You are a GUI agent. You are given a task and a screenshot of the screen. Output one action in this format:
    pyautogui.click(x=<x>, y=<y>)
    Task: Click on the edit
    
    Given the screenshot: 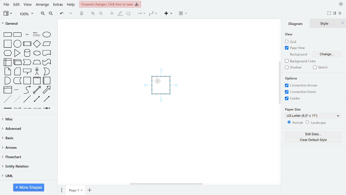 What is the action you would take?
    pyautogui.click(x=16, y=5)
    